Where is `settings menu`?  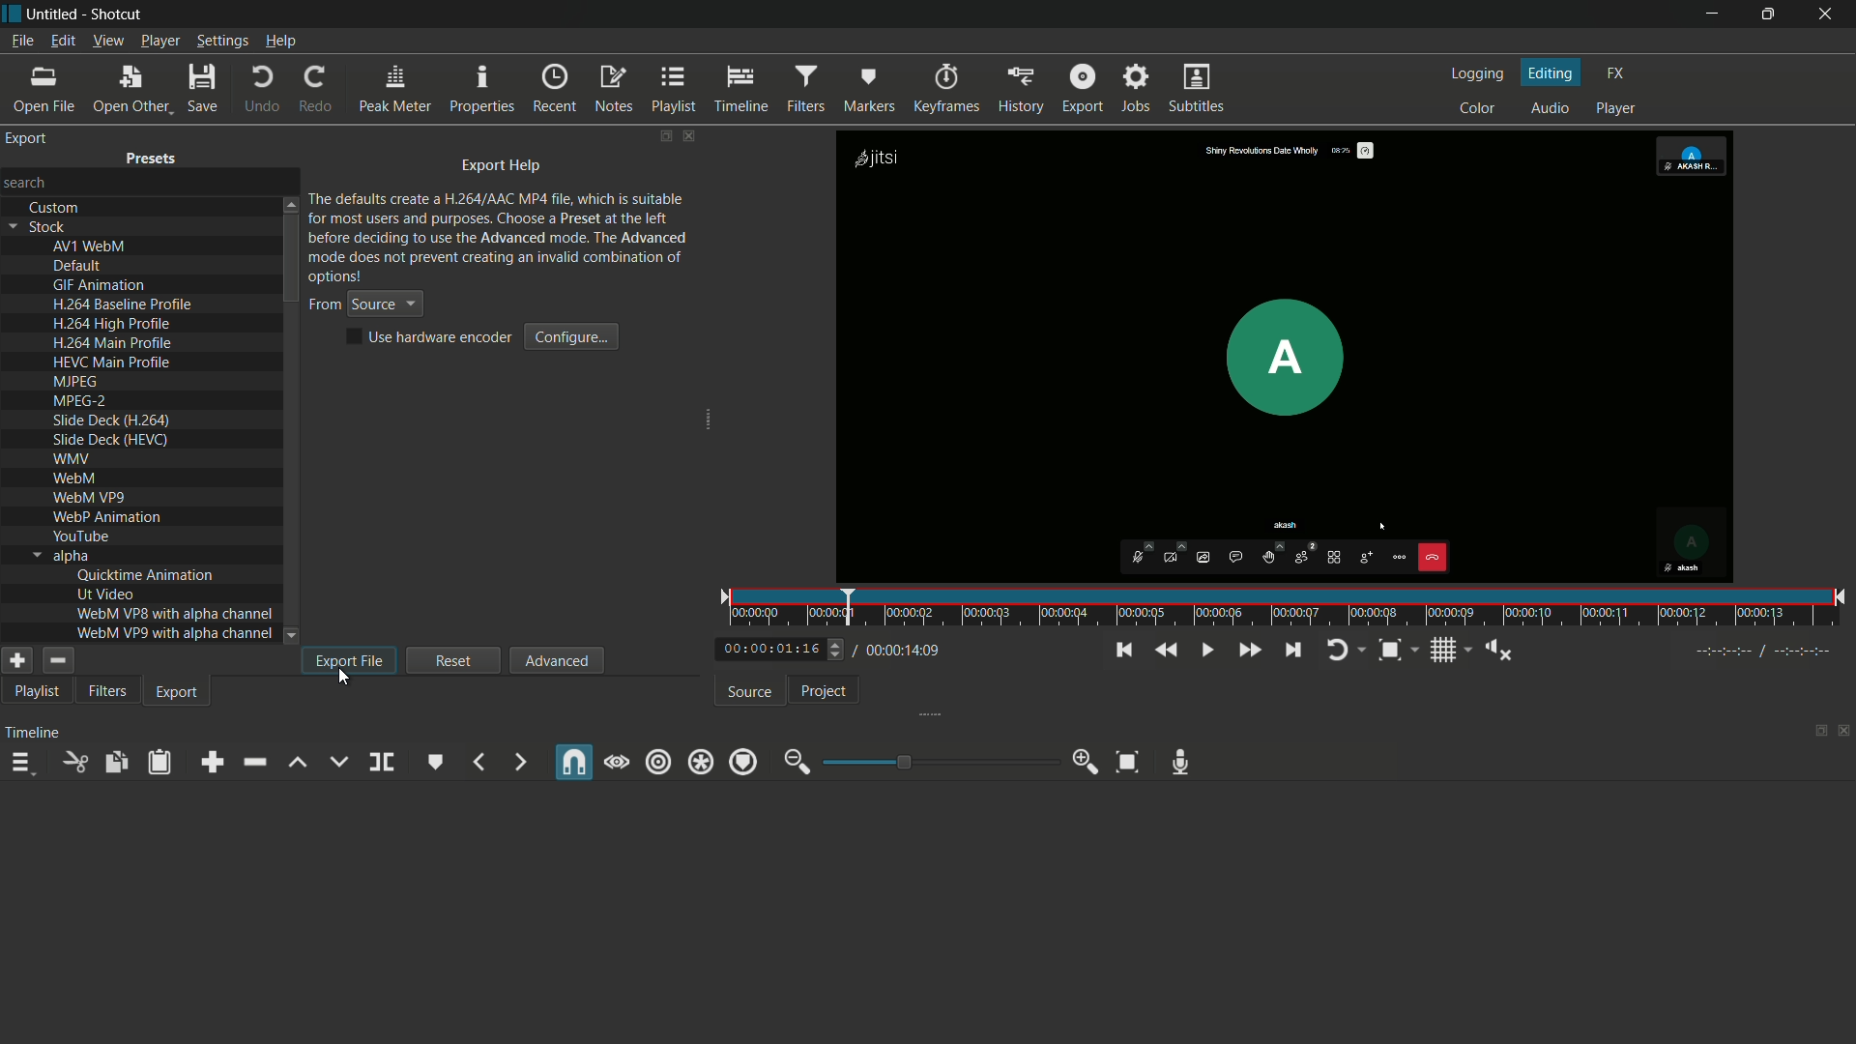
settings menu is located at coordinates (222, 43).